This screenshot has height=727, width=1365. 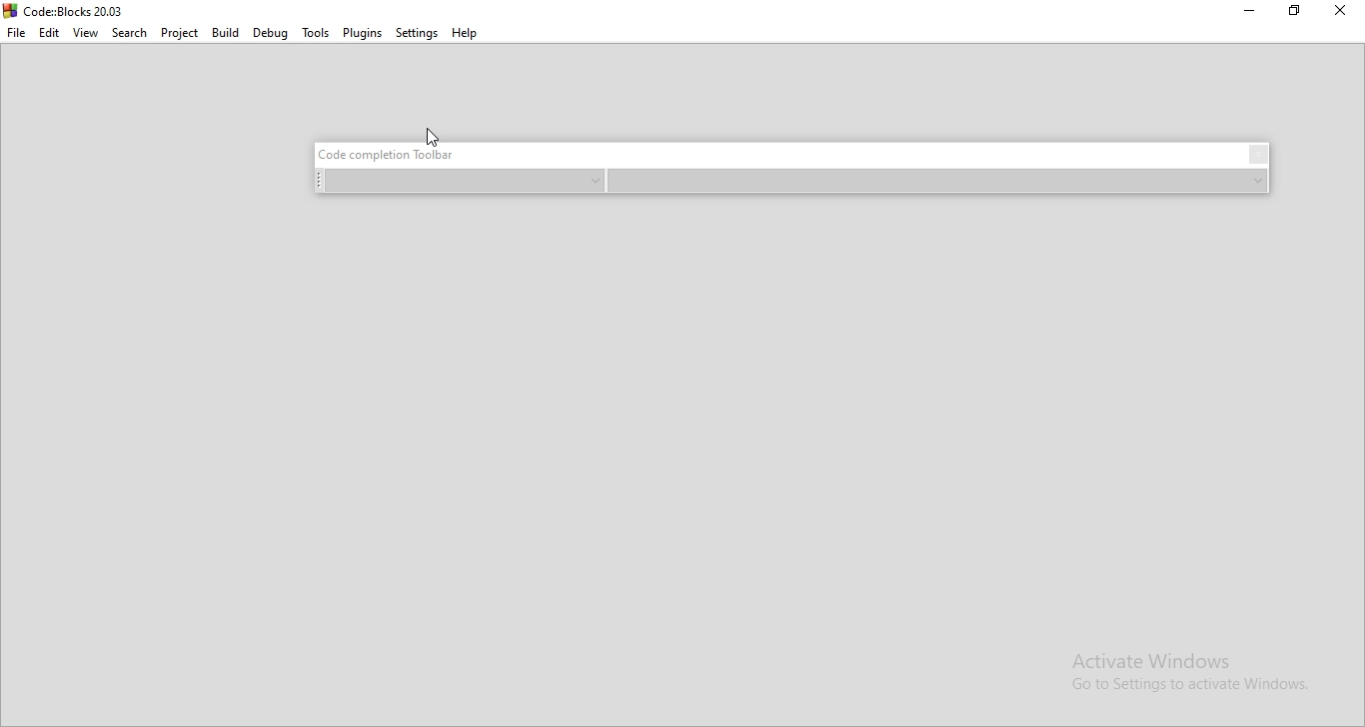 What do you see at coordinates (1340, 15) in the screenshot?
I see `Close` at bounding box center [1340, 15].